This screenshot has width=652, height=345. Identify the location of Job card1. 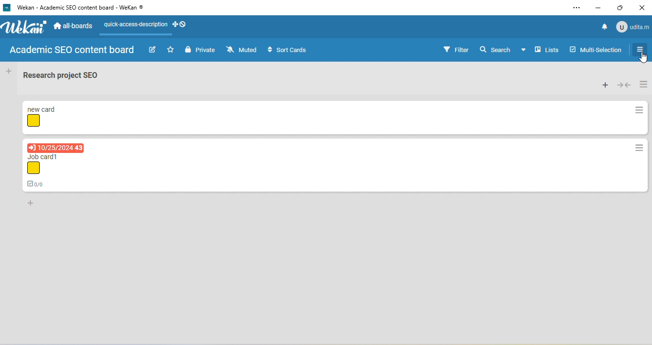
(46, 156).